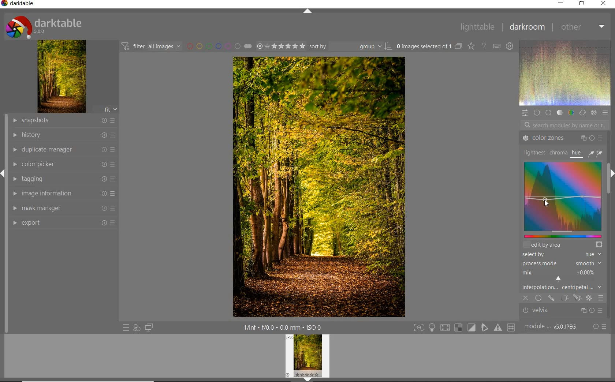 Image resolution: width=615 pixels, height=382 pixels. What do you see at coordinates (564, 263) in the screenshot?
I see `process mode` at bounding box center [564, 263].